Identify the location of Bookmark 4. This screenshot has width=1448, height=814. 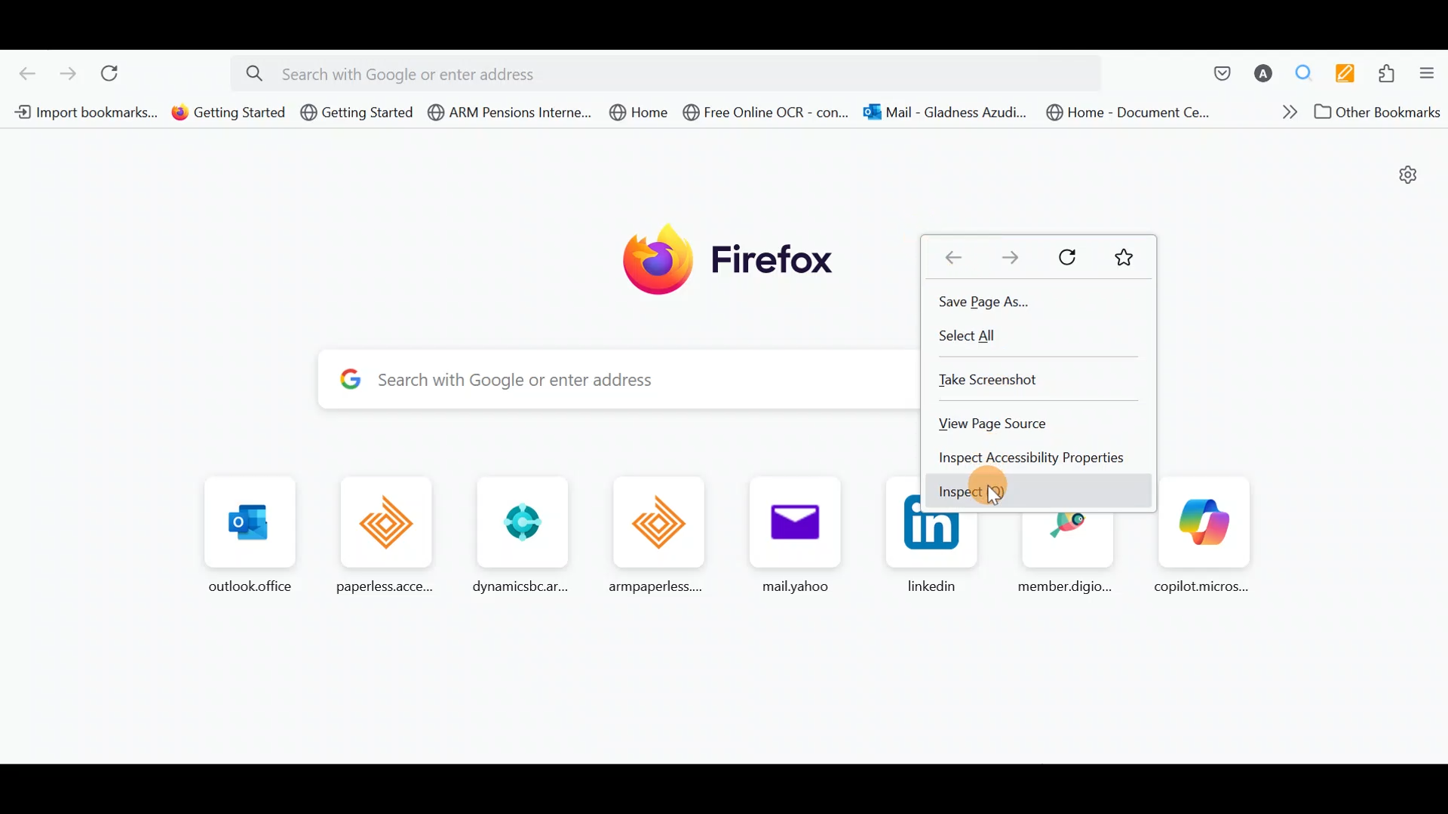
(509, 112).